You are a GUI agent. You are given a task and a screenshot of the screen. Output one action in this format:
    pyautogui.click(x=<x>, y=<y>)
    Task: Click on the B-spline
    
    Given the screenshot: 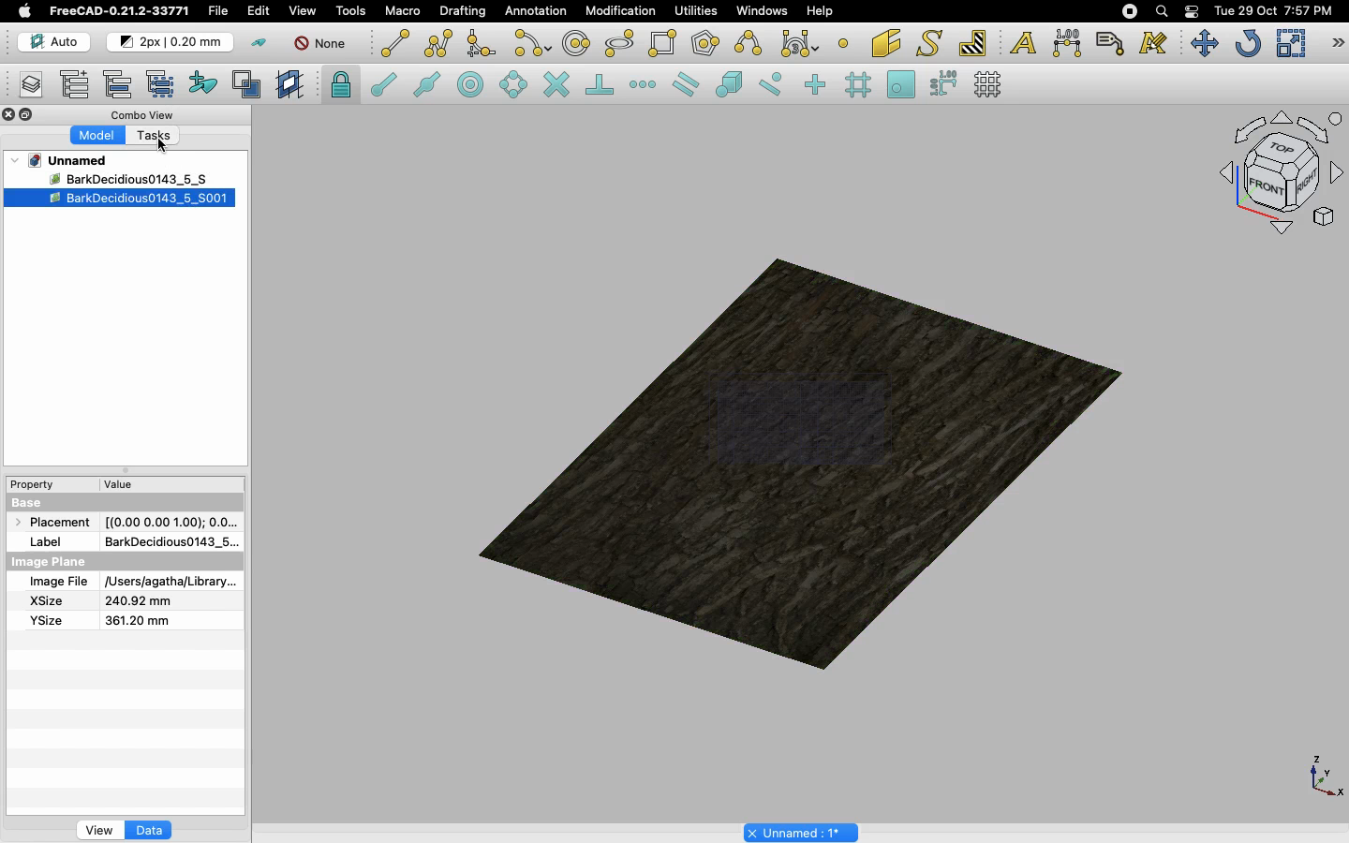 What is the action you would take?
    pyautogui.click(x=751, y=43)
    